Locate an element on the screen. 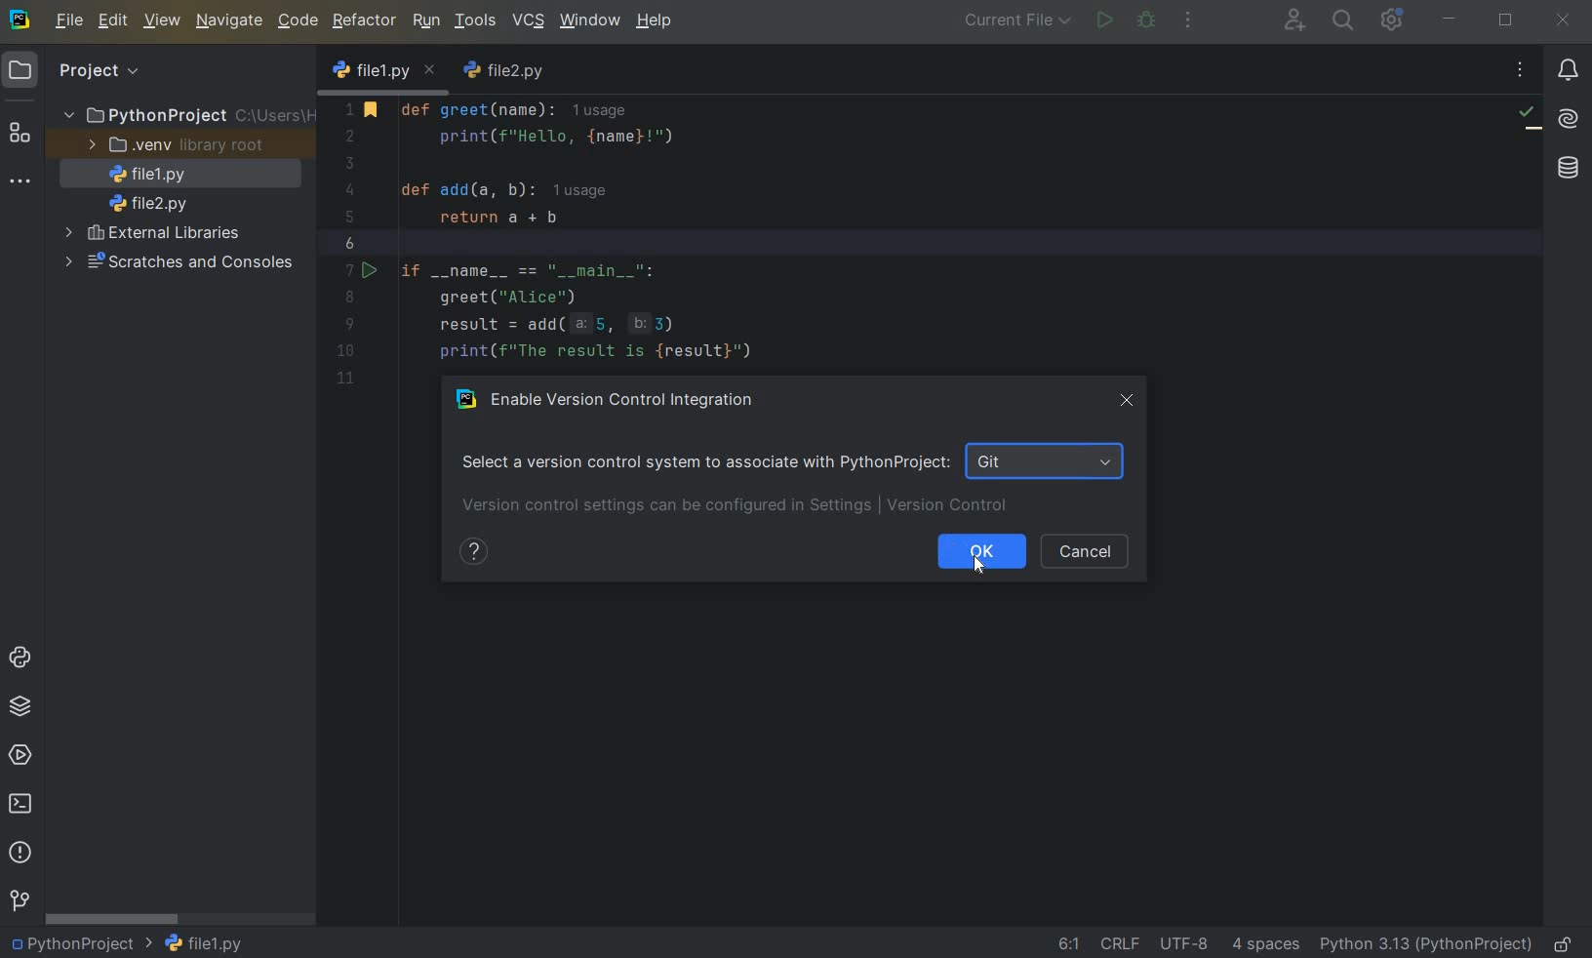  minimize is located at coordinates (1450, 20).